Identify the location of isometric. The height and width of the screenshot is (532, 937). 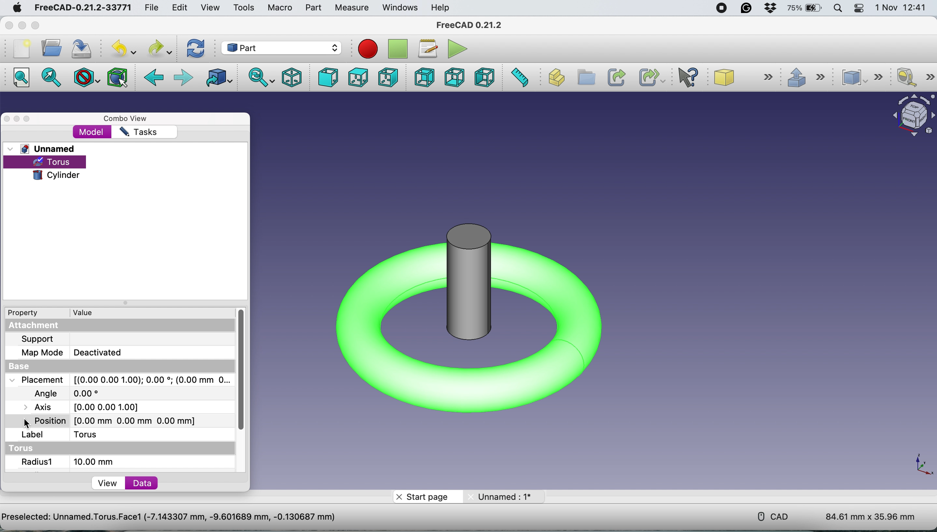
(294, 78).